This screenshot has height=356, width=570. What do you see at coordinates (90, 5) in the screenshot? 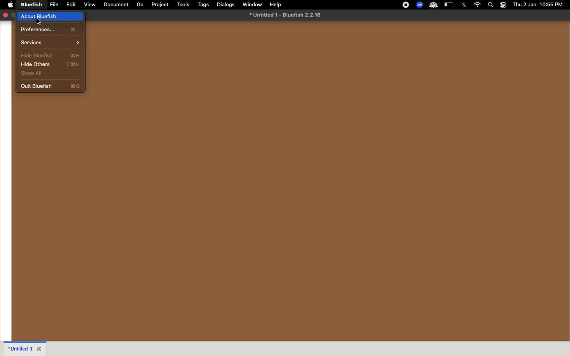
I see `view` at bounding box center [90, 5].